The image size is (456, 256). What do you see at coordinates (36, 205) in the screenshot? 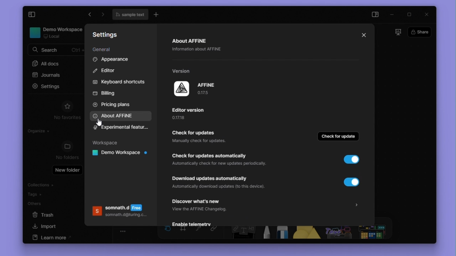
I see `others` at bounding box center [36, 205].